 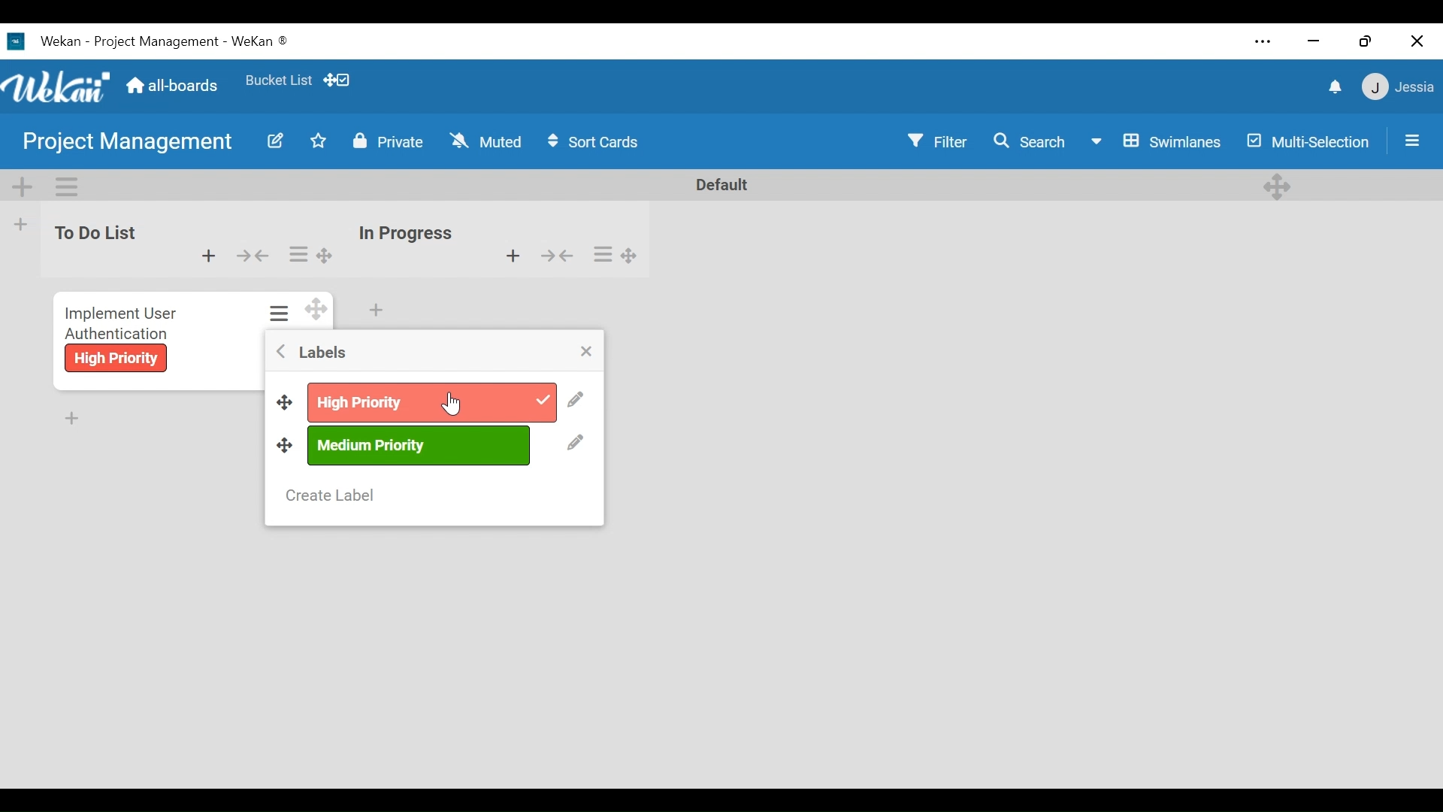 What do you see at coordinates (586, 351) in the screenshot?
I see `close` at bounding box center [586, 351].